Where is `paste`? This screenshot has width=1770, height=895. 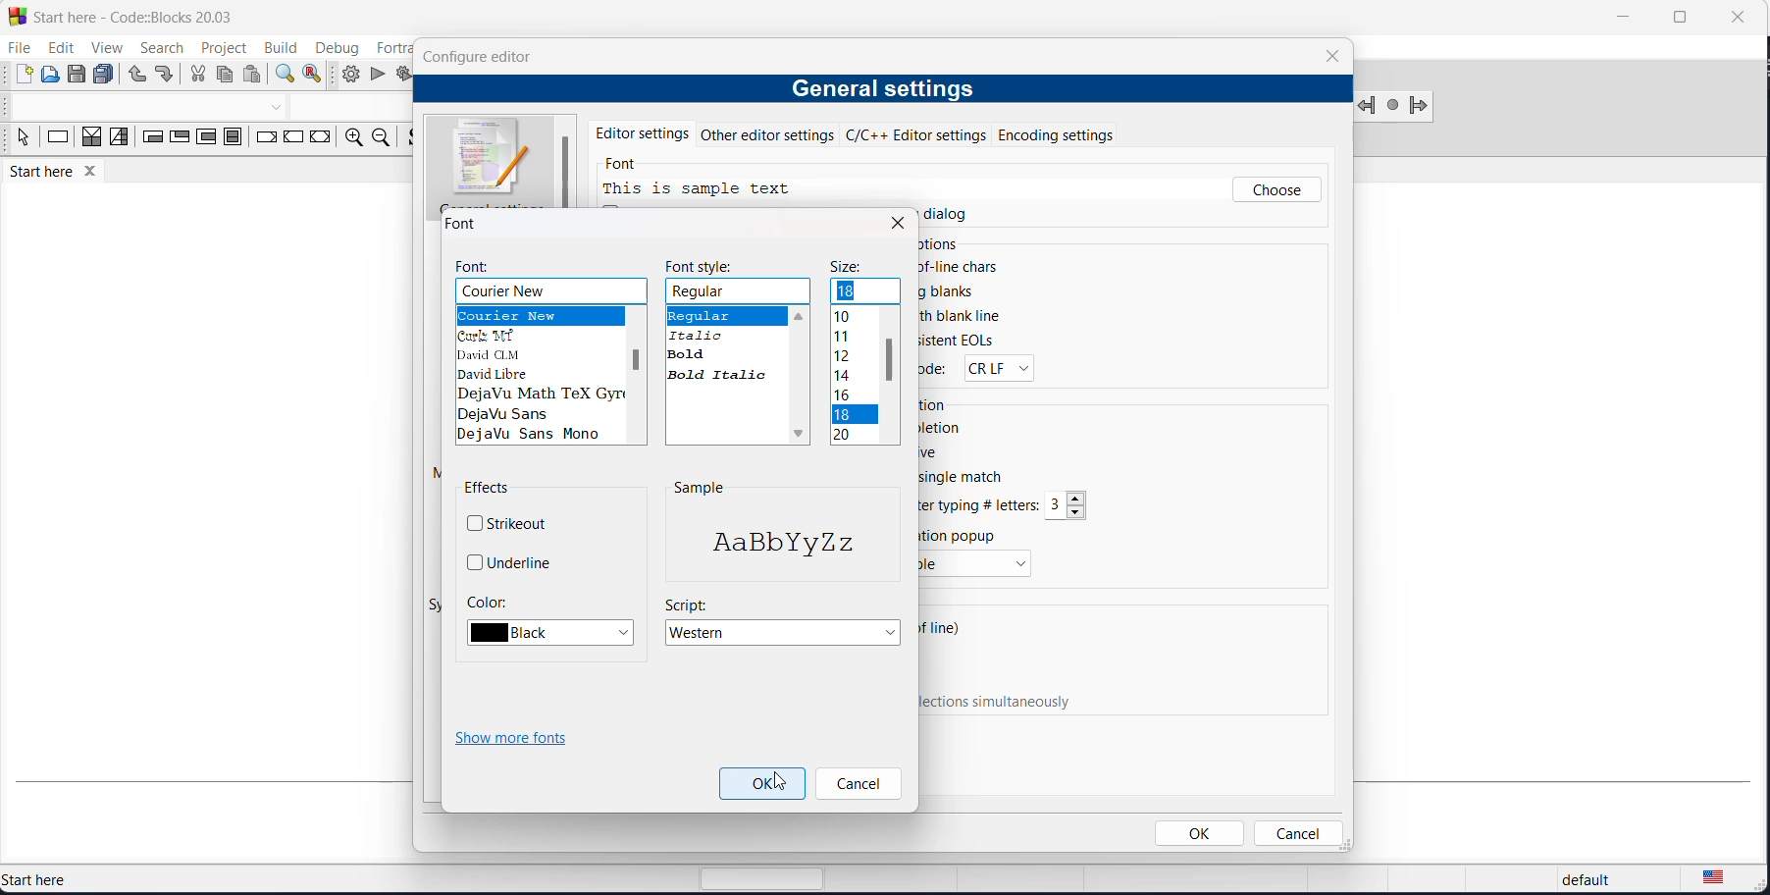 paste is located at coordinates (253, 76).